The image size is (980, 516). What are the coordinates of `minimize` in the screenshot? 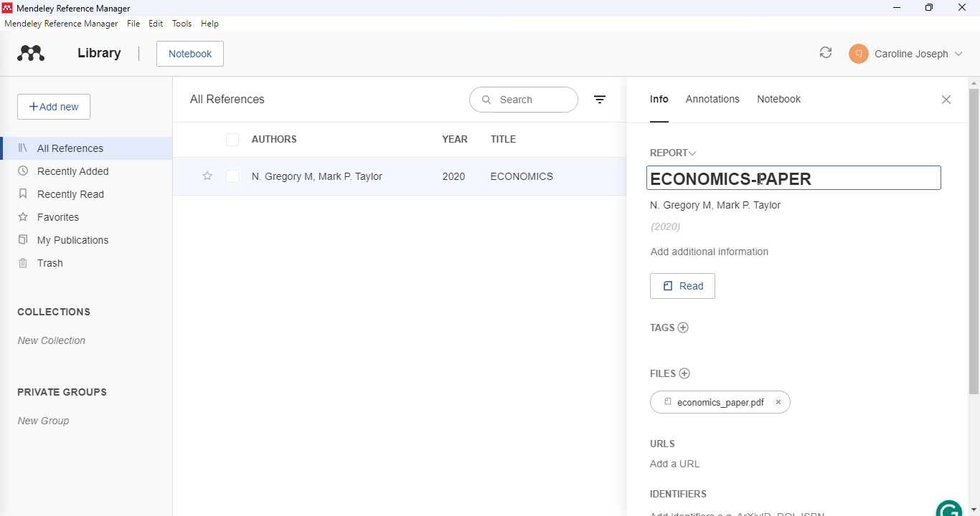 It's located at (898, 8).